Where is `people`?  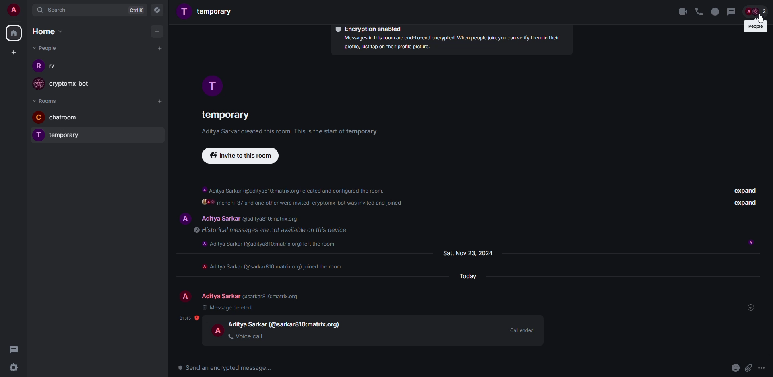 people is located at coordinates (44, 48).